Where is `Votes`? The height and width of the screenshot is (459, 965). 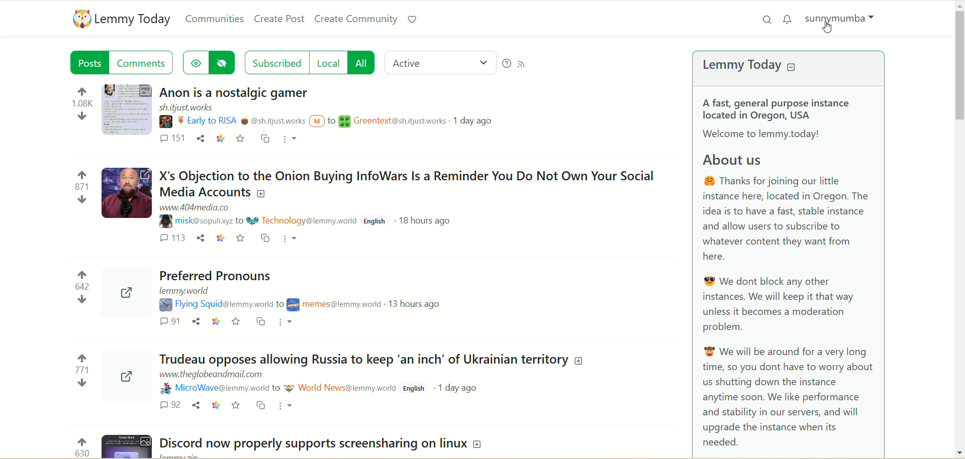 Votes is located at coordinates (80, 440).